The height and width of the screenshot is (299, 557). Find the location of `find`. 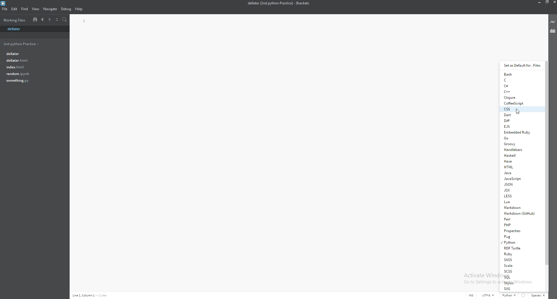

find is located at coordinates (25, 9).